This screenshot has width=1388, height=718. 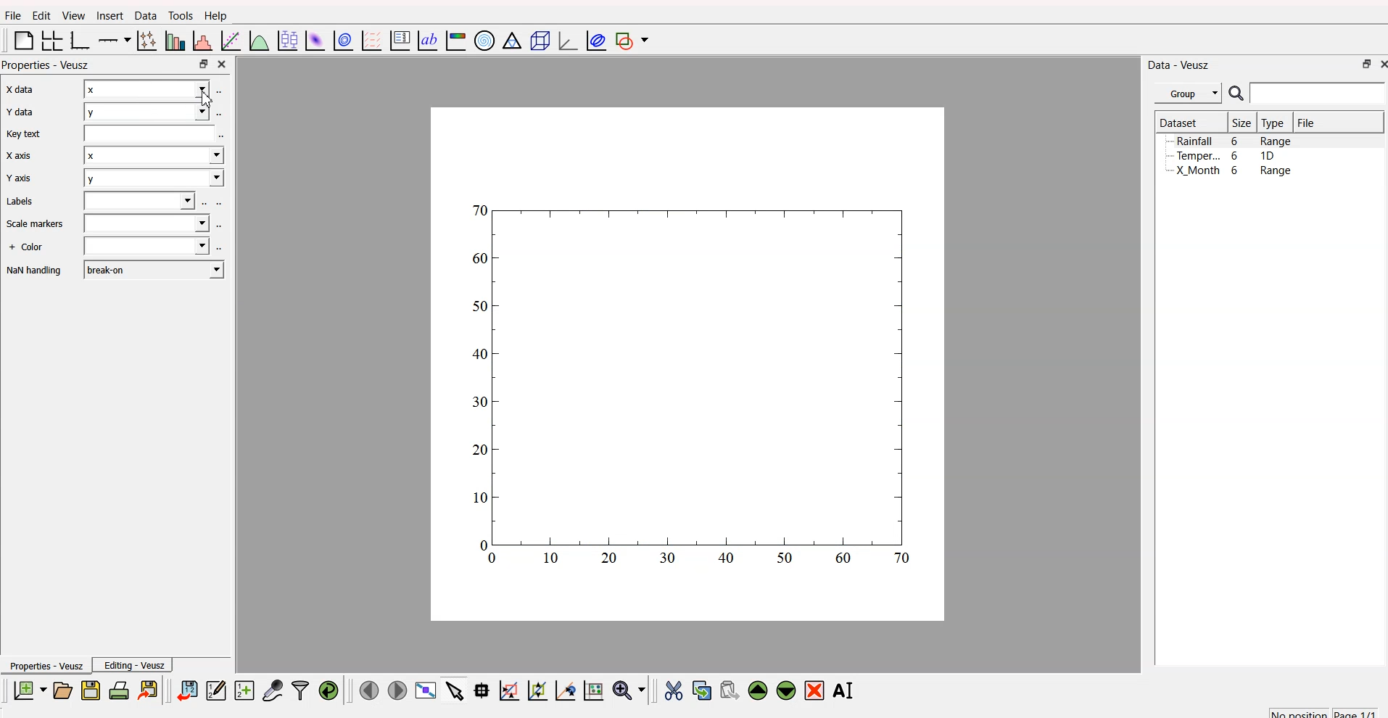 What do you see at coordinates (1236, 94) in the screenshot?
I see `search icon` at bounding box center [1236, 94].